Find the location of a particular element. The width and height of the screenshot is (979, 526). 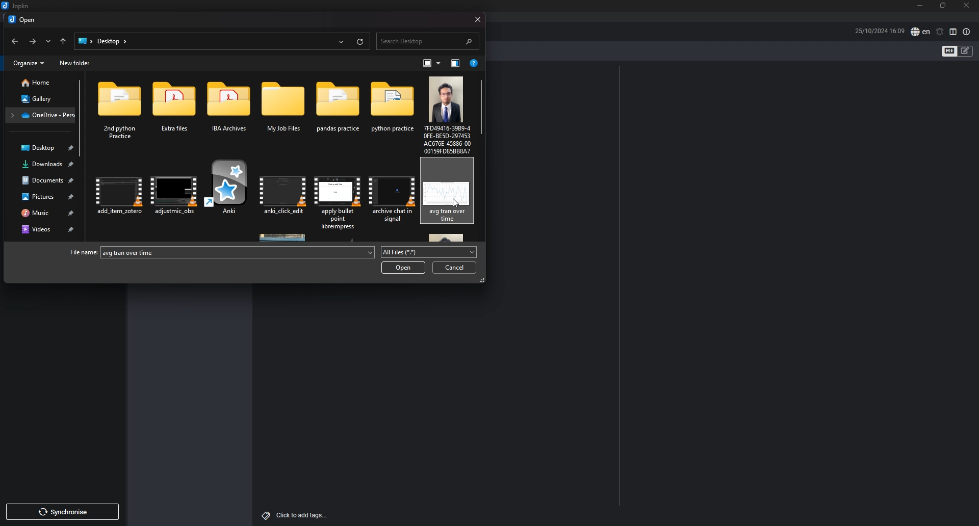

2nd Python Practice is located at coordinates (121, 113).